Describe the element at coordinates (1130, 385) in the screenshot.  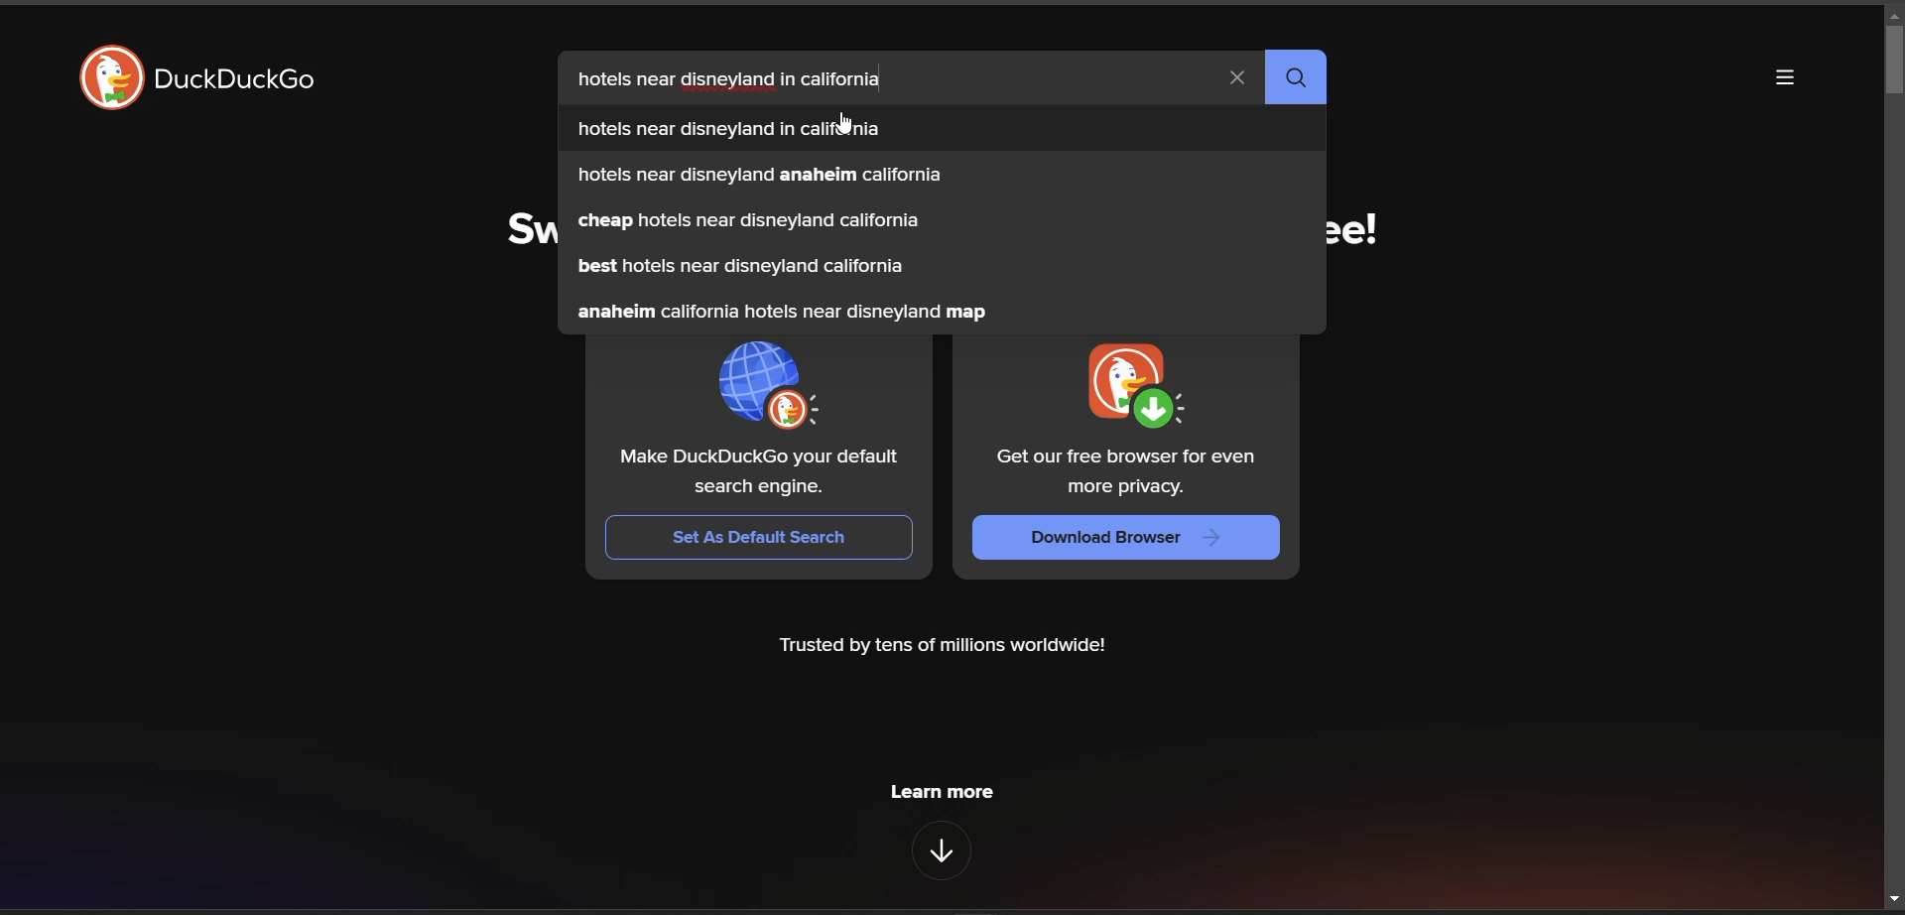
I see `icon` at that location.